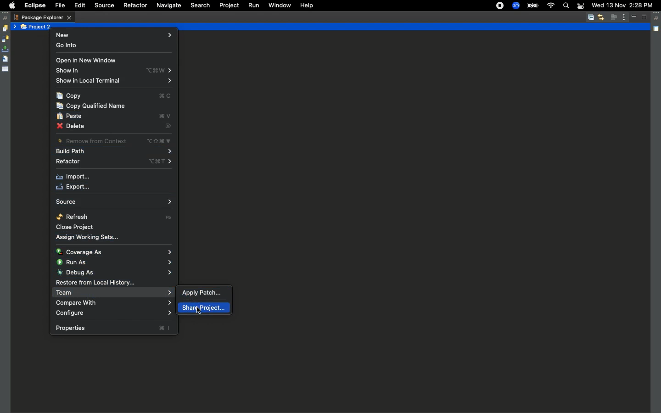  I want to click on Team, so click(113, 293).